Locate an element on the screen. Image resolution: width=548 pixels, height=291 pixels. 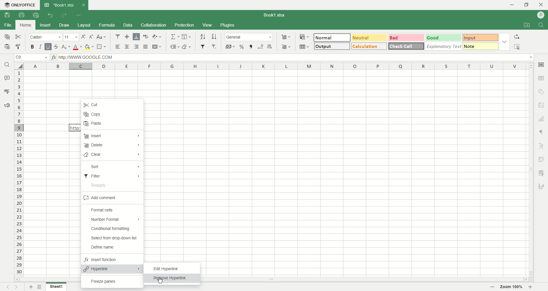
new sheet is located at coordinates (31, 286).